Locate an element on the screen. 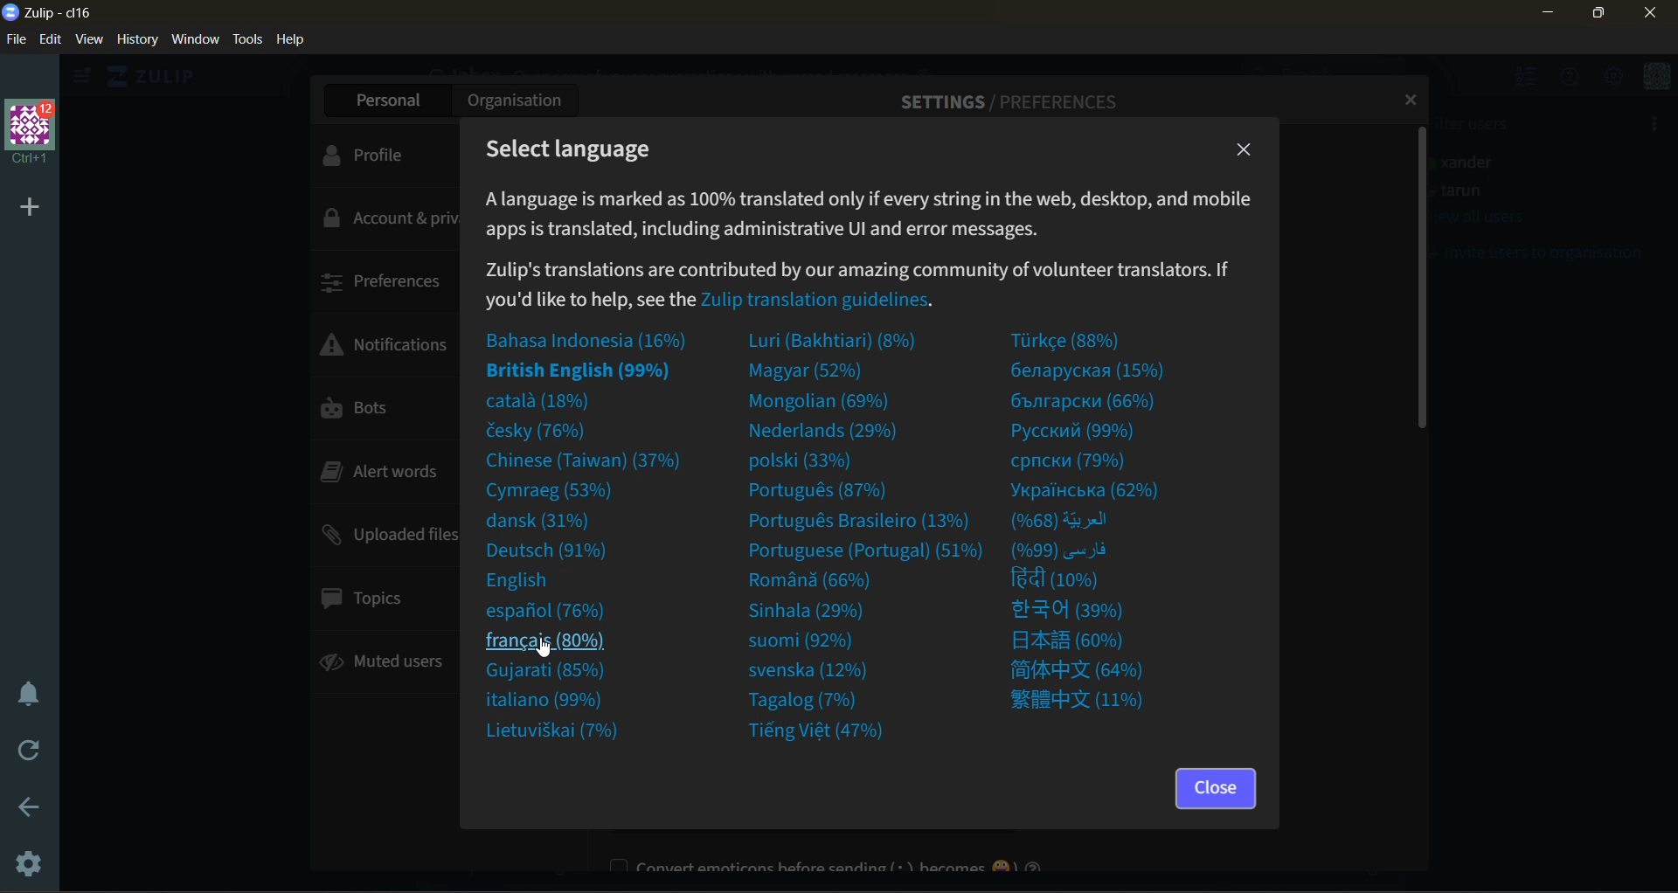 The image size is (1678, 893). genapuacxa is located at coordinates (1085, 371).